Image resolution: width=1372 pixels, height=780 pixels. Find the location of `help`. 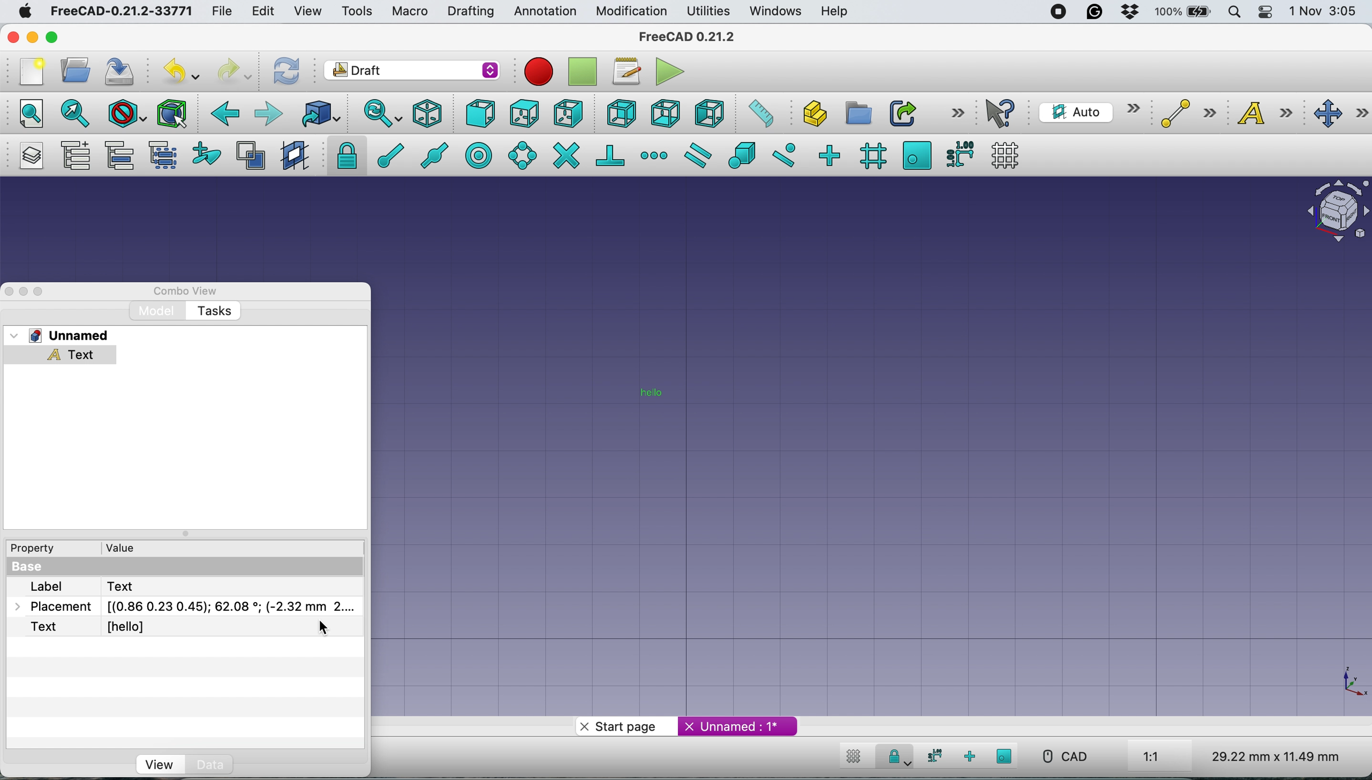

help is located at coordinates (833, 13).